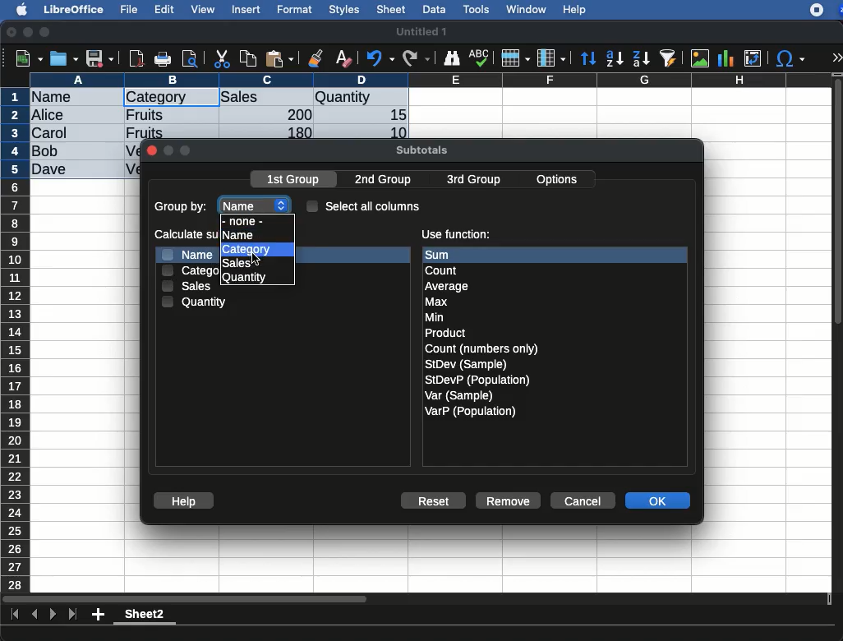 The image size is (843, 641). I want to click on chart, so click(726, 58).